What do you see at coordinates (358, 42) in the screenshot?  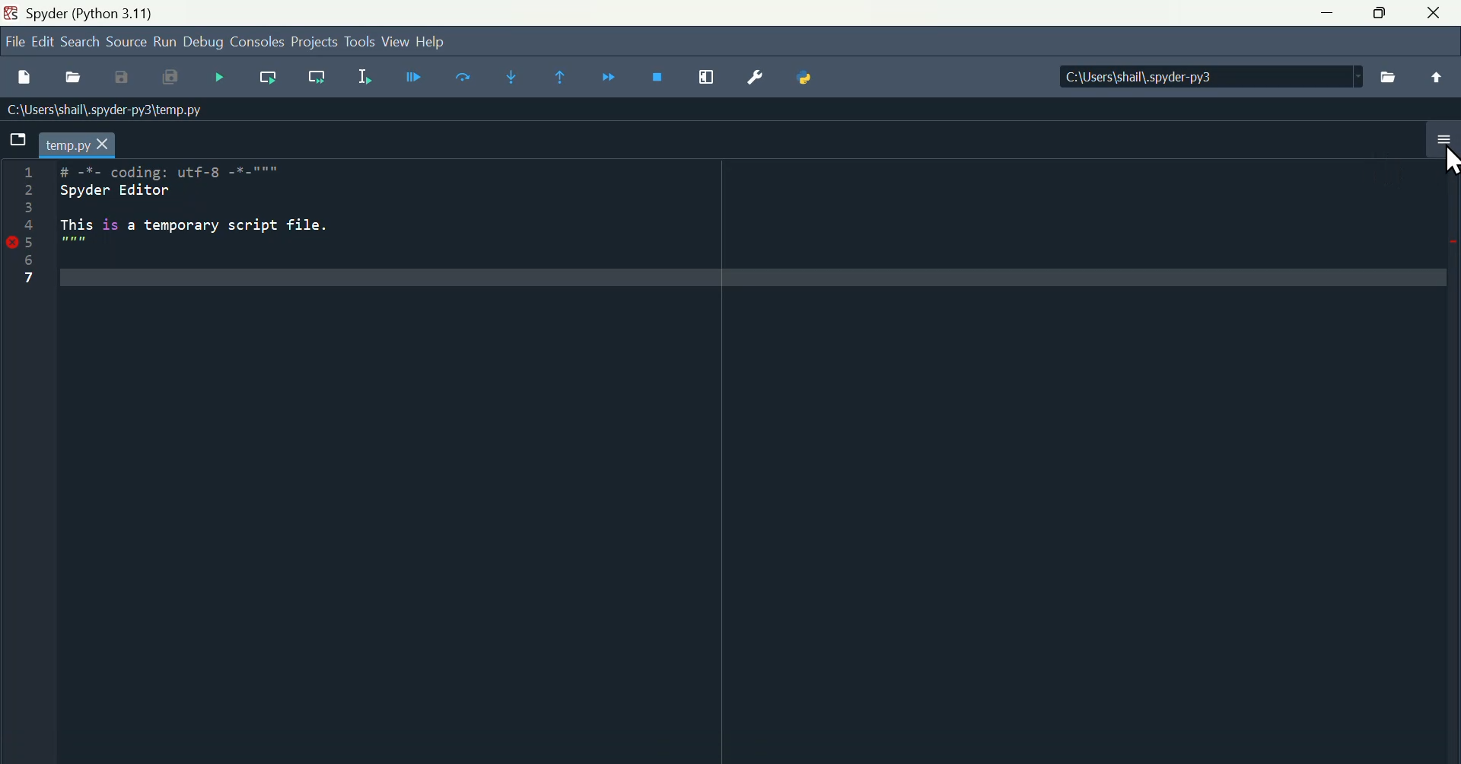 I see `Tools` at bounding box center [358, 42].